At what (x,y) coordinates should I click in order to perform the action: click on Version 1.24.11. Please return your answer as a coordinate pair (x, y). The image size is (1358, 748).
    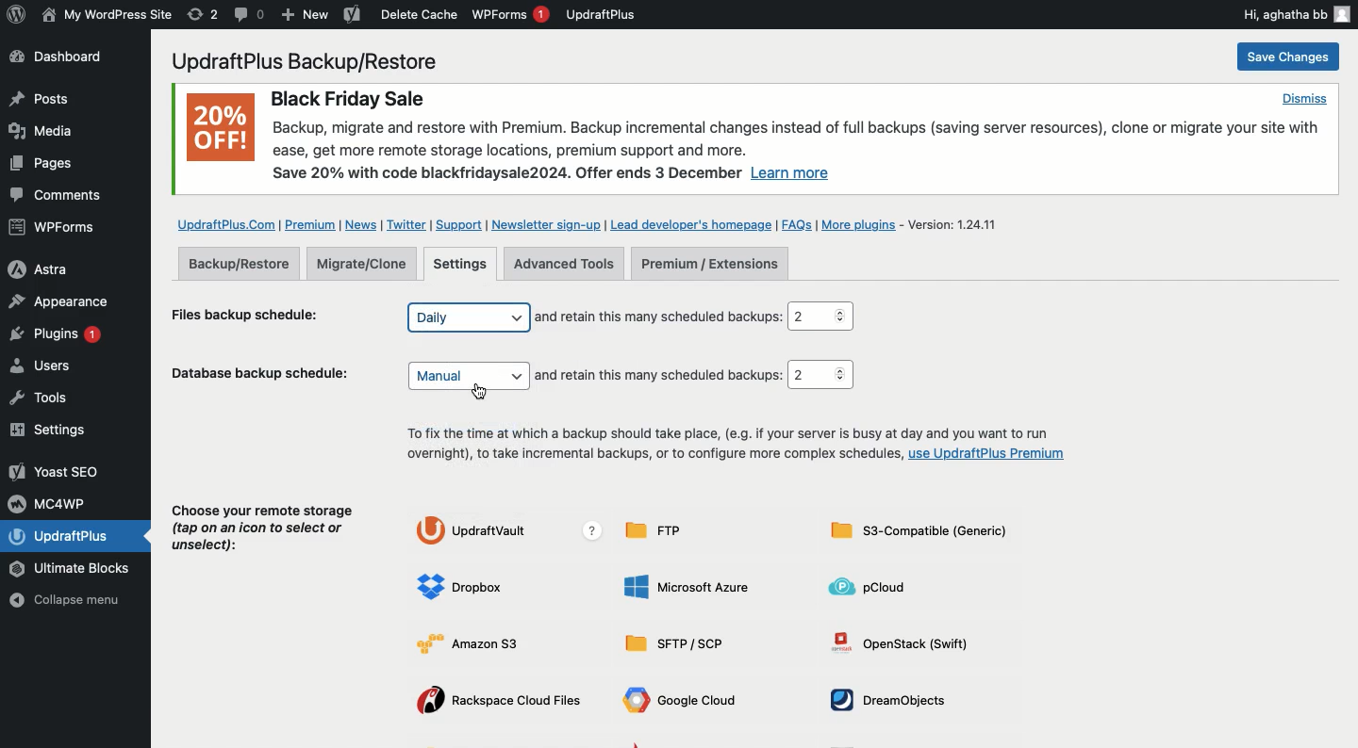
    Looking at the image, I should click on (960, 223).